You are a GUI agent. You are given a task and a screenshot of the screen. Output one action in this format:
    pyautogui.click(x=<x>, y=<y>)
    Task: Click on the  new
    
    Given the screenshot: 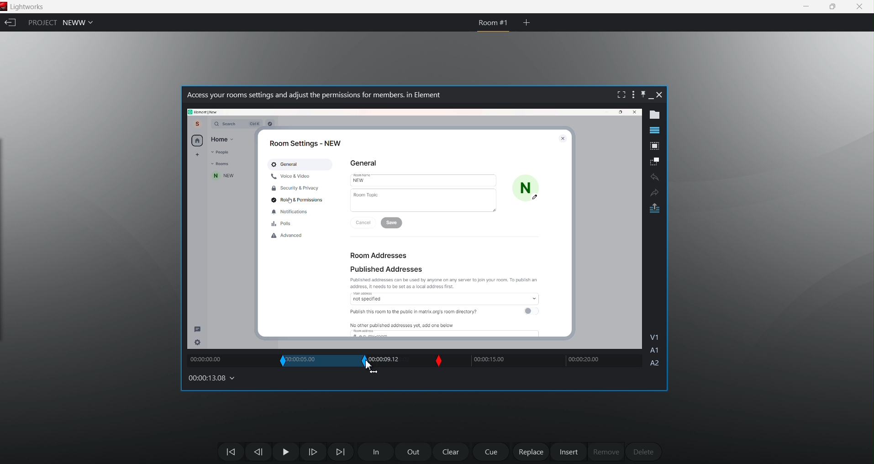 What is the action you would take?
    pyautogui.click(x=224, y=176)
    